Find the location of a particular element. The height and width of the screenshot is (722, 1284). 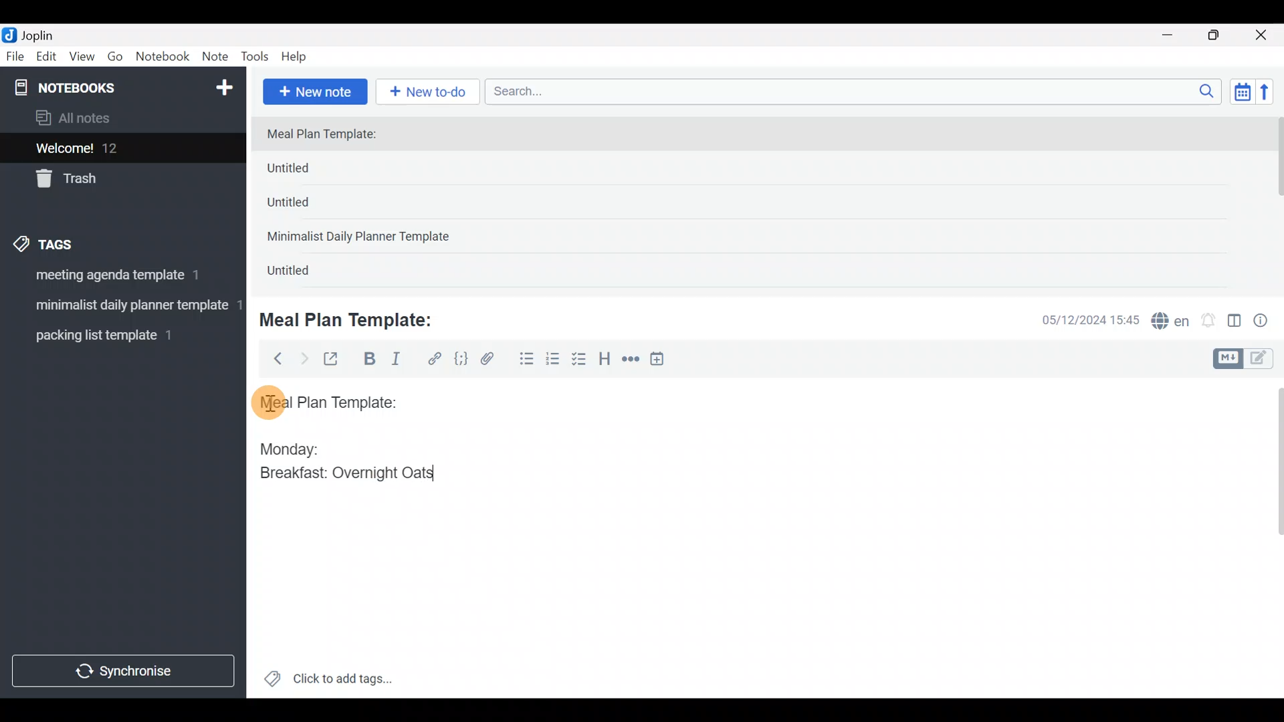

Numbered list is located at coordinates (553, 362).